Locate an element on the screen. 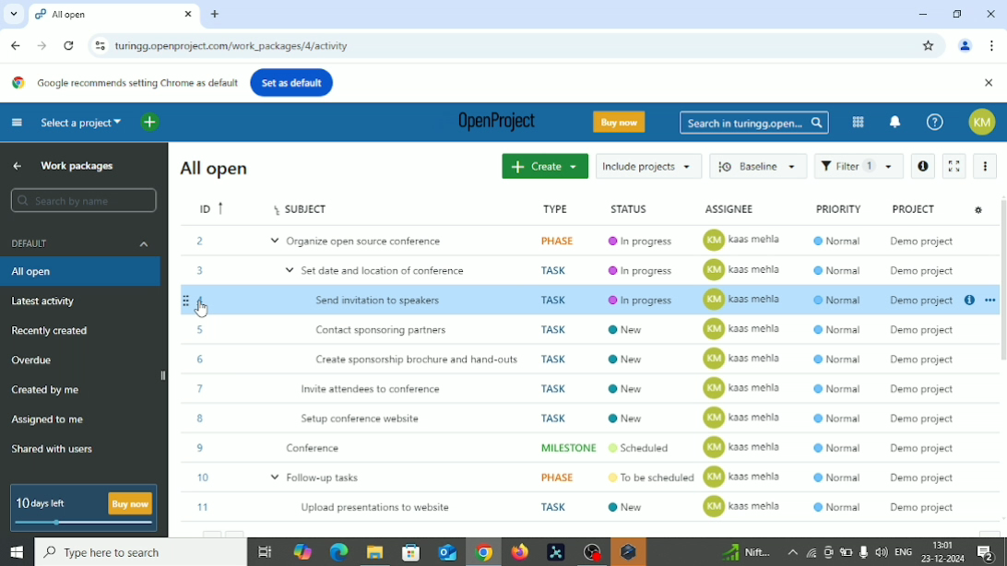 The height and width of the screenshot is (566, 1007). Recently created is located at coordinates (51, 332).